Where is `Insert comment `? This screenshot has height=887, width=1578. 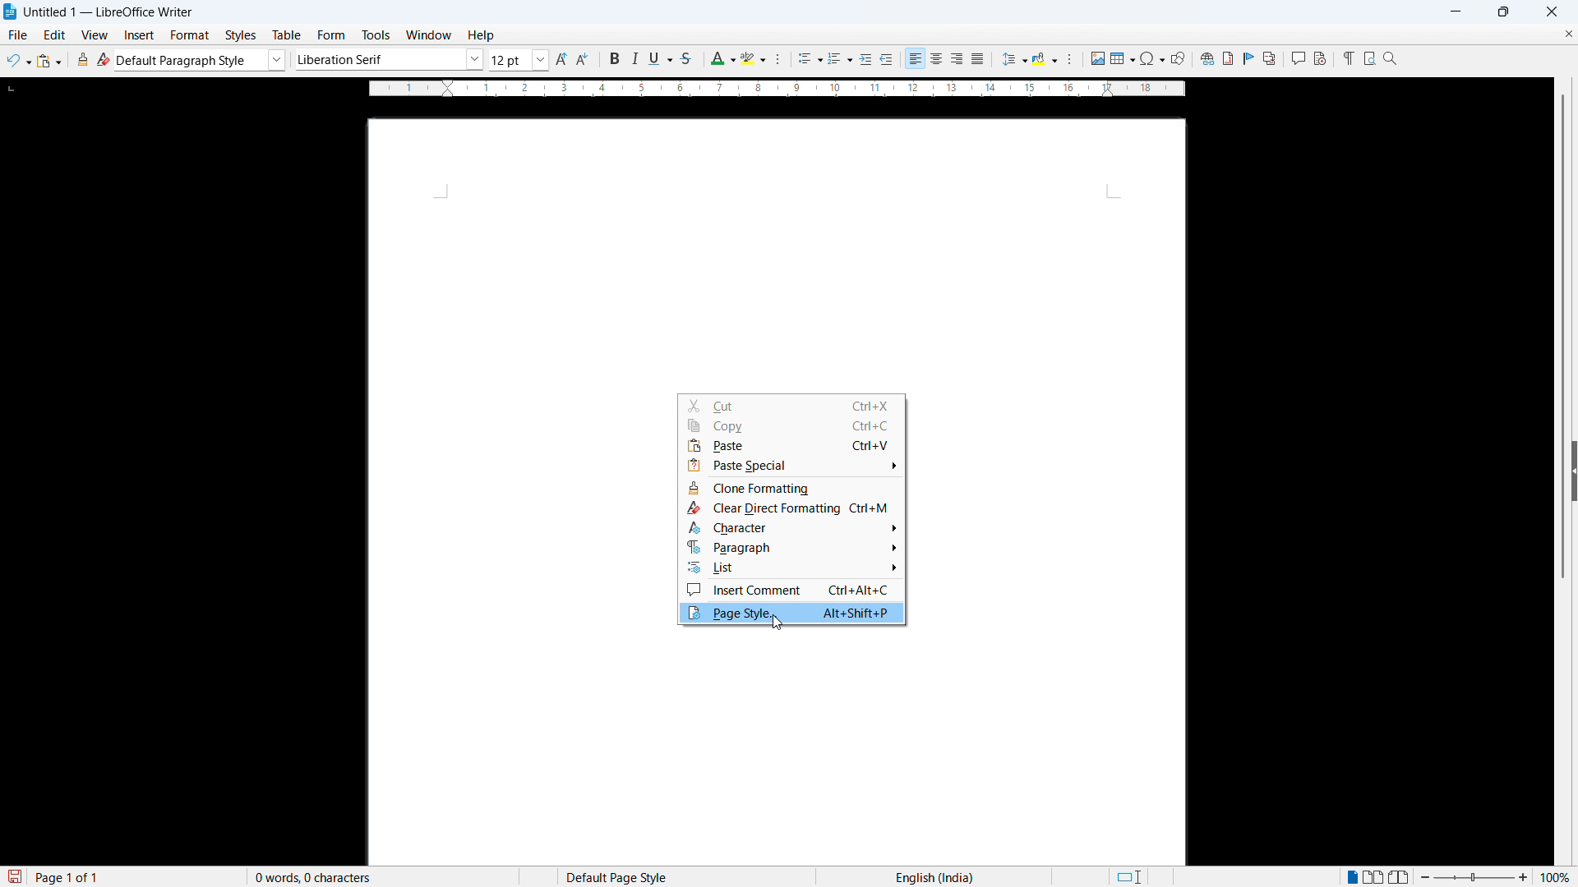 Insert comment  is located at coordinates (1297, 58).